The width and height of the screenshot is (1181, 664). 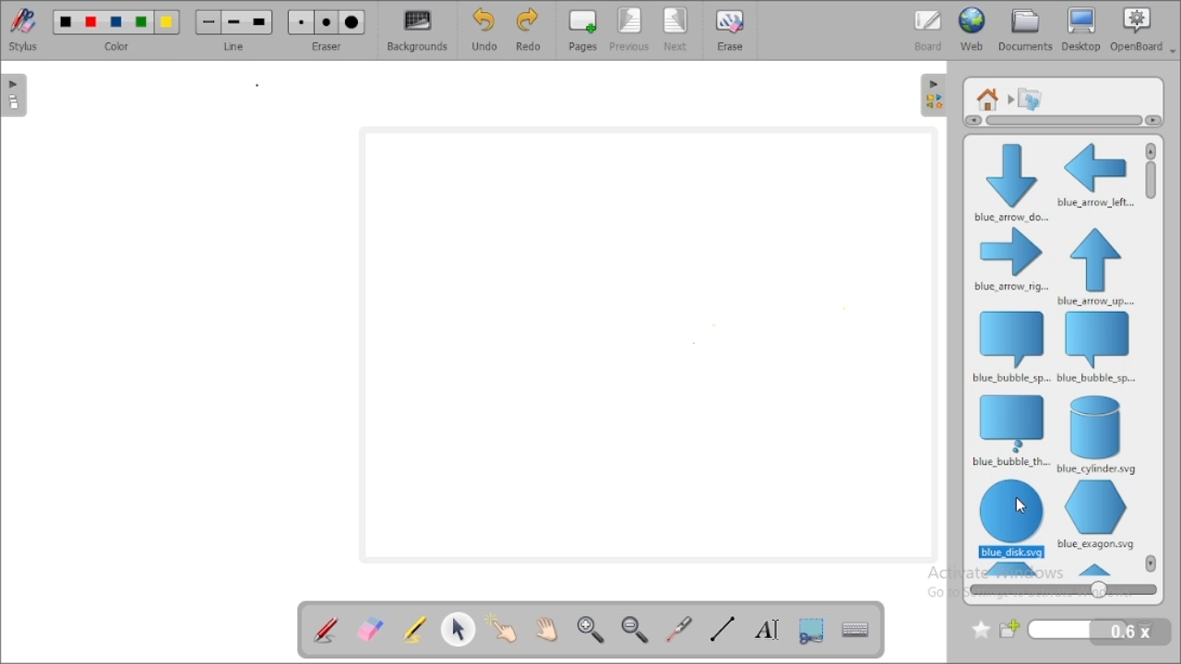 I want to click on vertical scroll bar, so click(x=1151, y=192).